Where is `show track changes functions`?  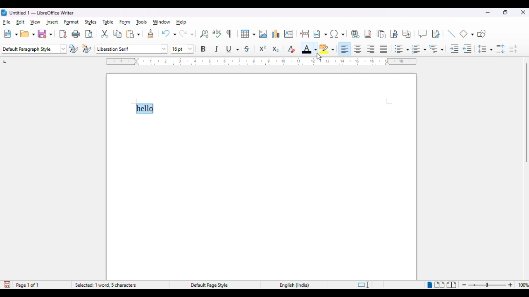
show track changes functions is located at coordinates (436, 34).